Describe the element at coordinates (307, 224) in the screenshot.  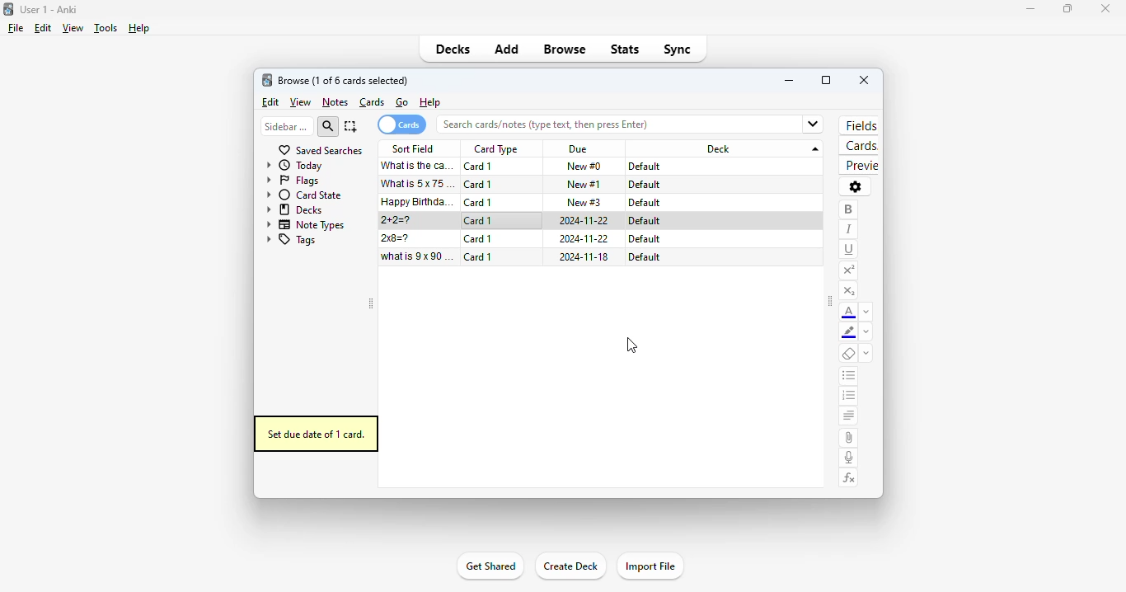
I see `note types` at that location.